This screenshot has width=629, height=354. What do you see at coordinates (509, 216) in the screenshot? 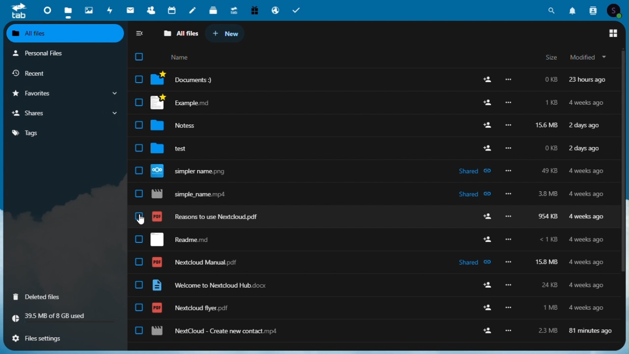
I see `more options` at bounding box center [509, 216].